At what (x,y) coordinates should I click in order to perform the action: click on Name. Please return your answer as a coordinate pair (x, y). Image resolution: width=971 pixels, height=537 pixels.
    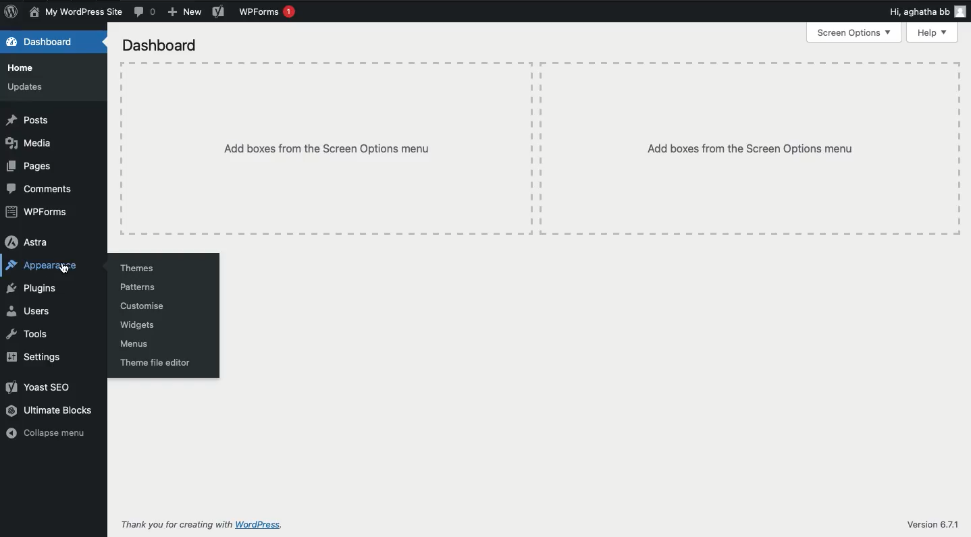
    Looking at the image, I should click on (75, 12).